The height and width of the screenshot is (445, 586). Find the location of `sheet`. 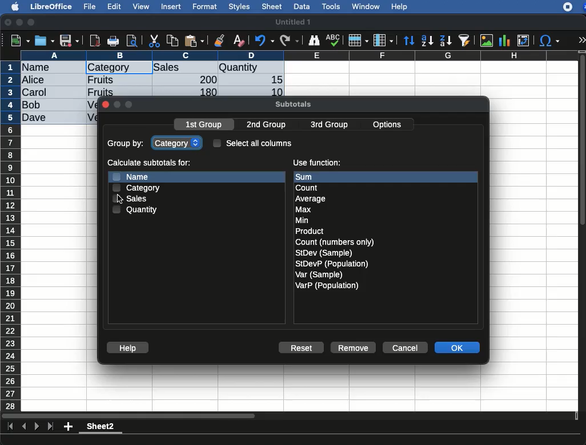

sheet is located at coordinates (272, 6).